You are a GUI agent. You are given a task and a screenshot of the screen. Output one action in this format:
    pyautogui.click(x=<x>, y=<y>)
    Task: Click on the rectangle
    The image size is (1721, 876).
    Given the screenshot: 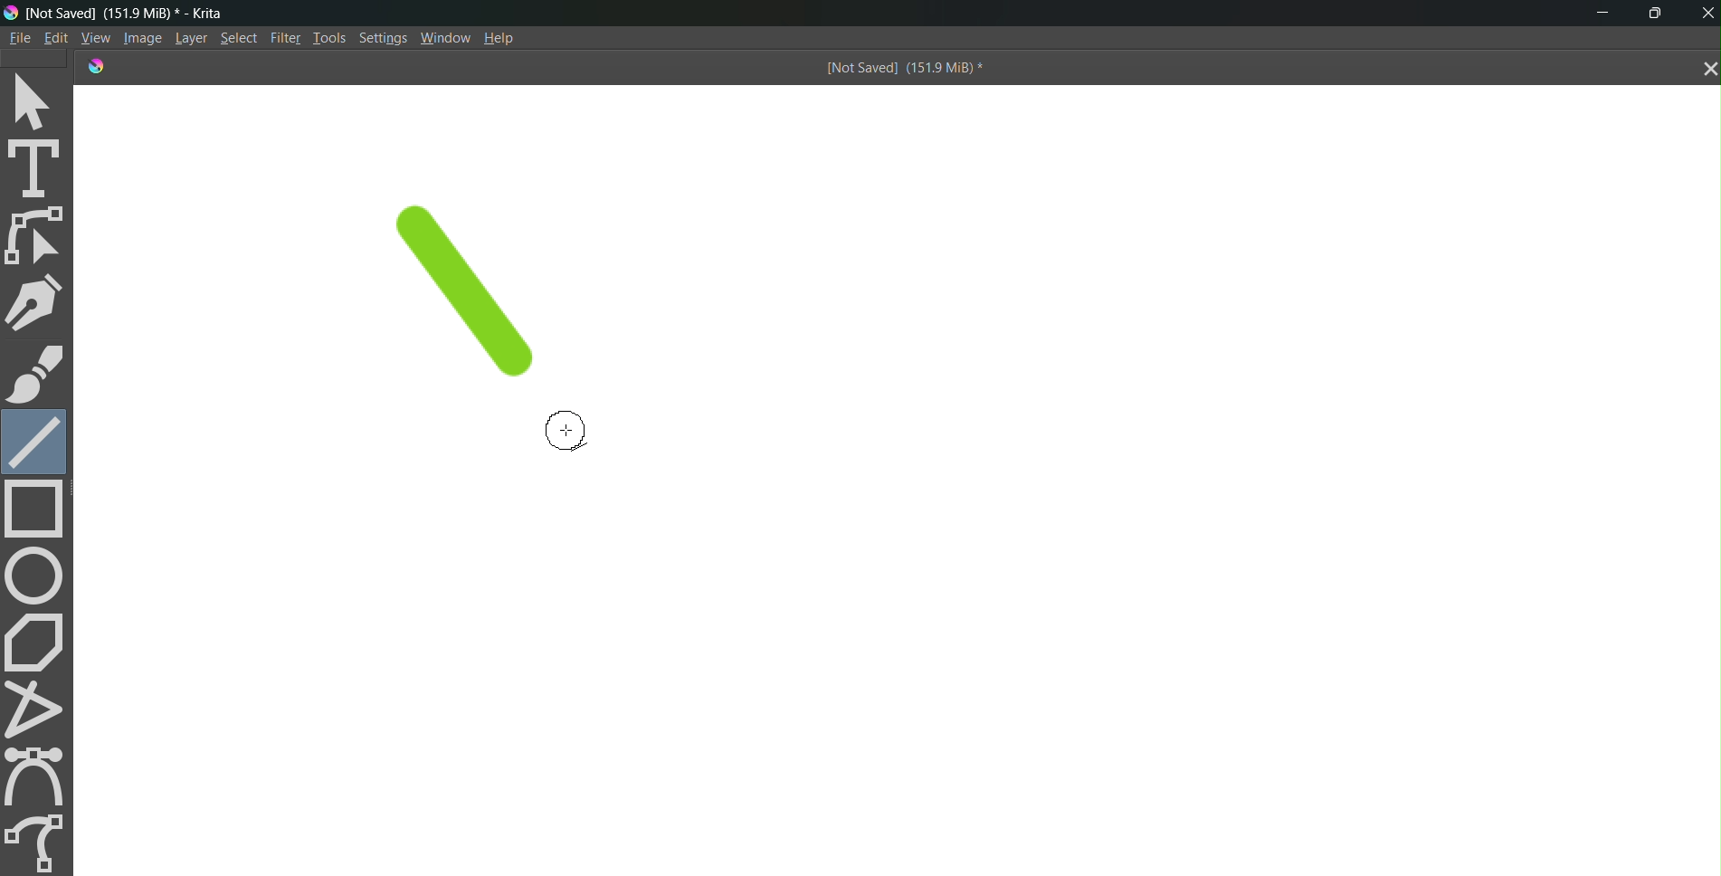 What is the action you would take?
    pyautogui.click(x=40, y=510)
    